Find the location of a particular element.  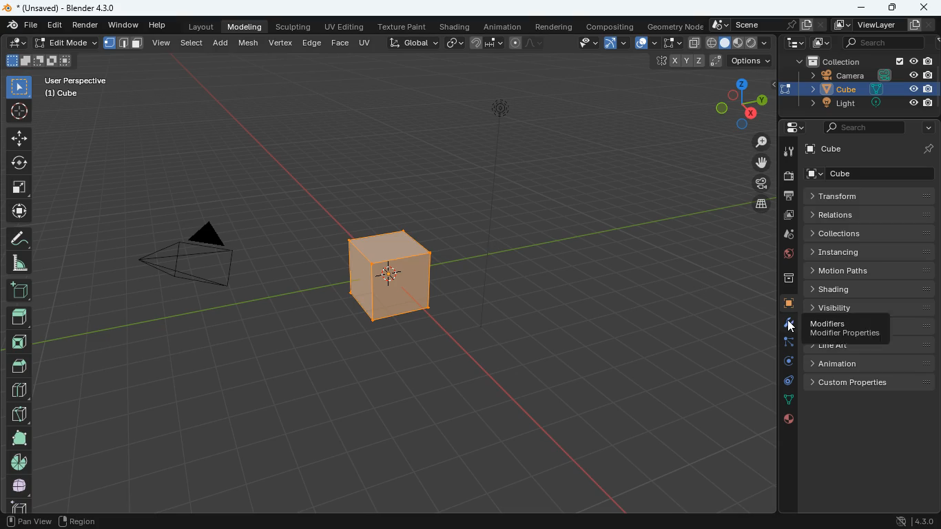

tecch is located at coordinates (794, 43).